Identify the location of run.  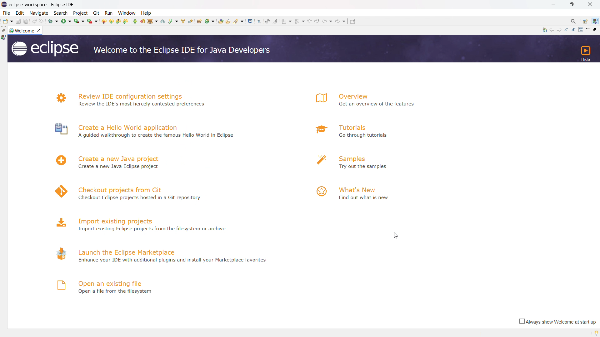
(97, 13).